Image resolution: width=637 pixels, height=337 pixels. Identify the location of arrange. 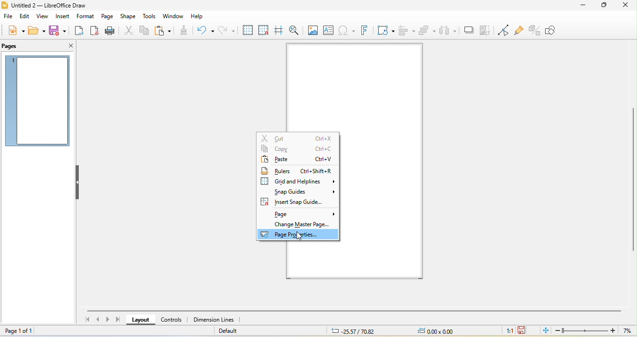
(428, 30).